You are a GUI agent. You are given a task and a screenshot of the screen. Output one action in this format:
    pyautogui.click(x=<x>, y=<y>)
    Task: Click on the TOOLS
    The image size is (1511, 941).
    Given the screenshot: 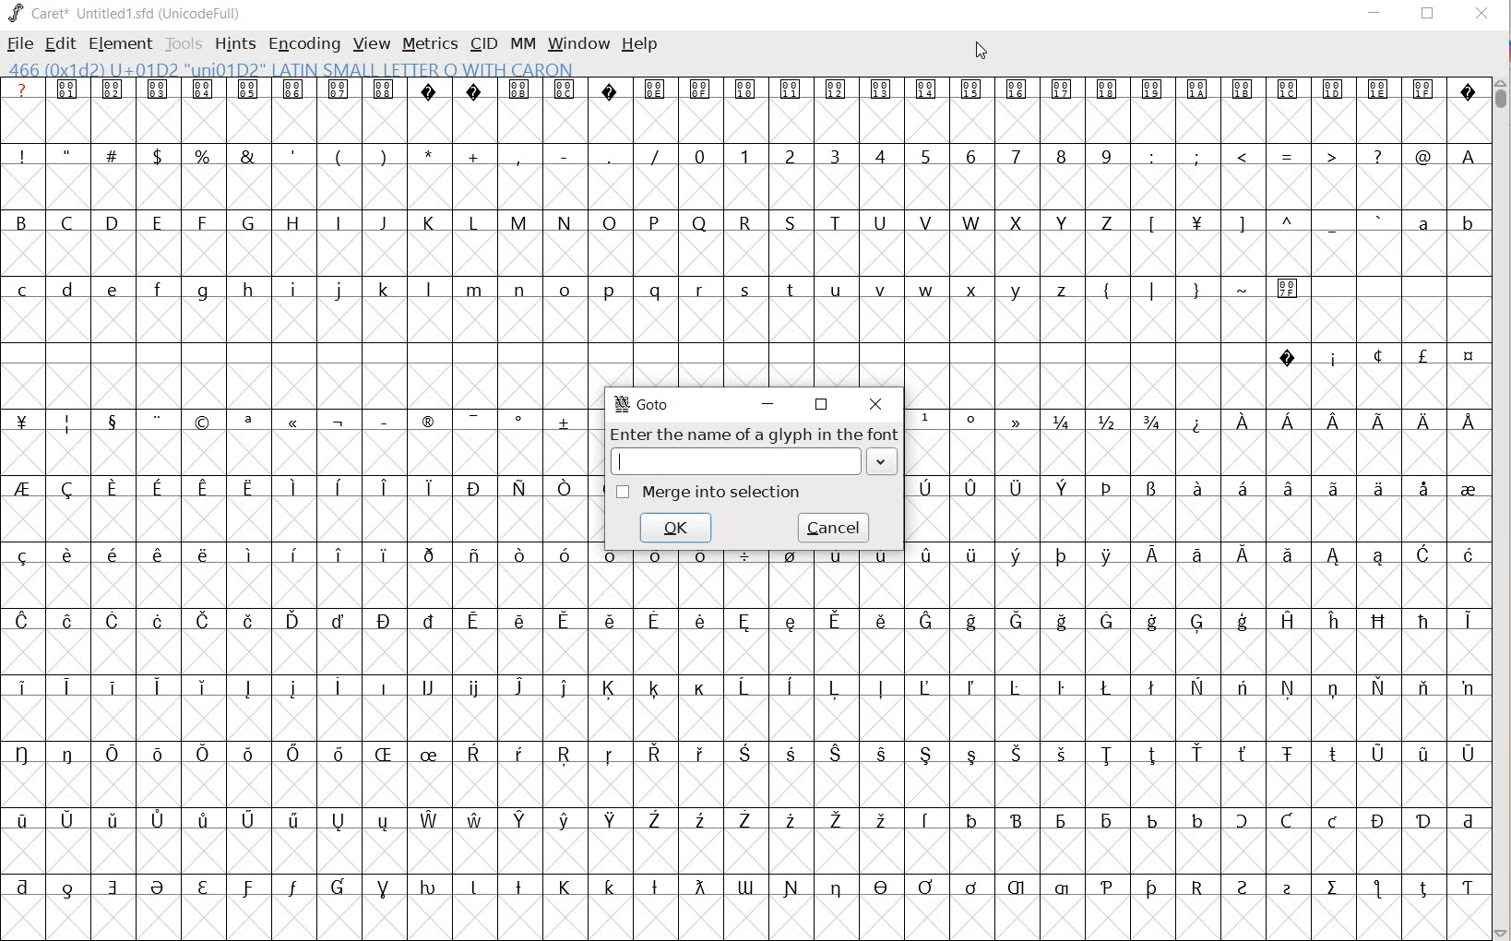 What is the action you would take?
    pyautogui.click(x=184, y=43)
    